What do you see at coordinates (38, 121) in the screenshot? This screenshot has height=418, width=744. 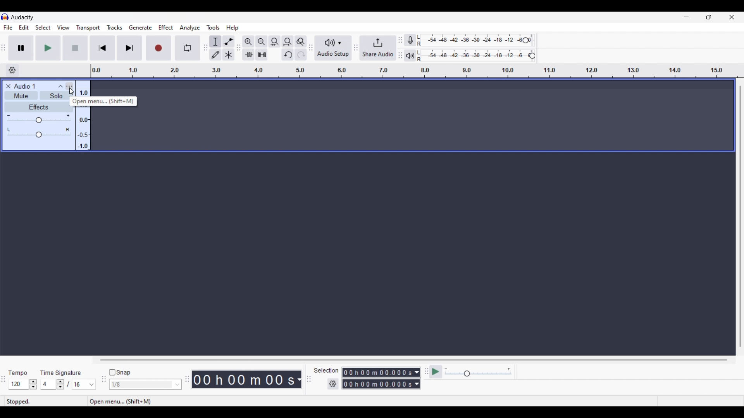 I see `Gain` at bounding box center [38, 121].